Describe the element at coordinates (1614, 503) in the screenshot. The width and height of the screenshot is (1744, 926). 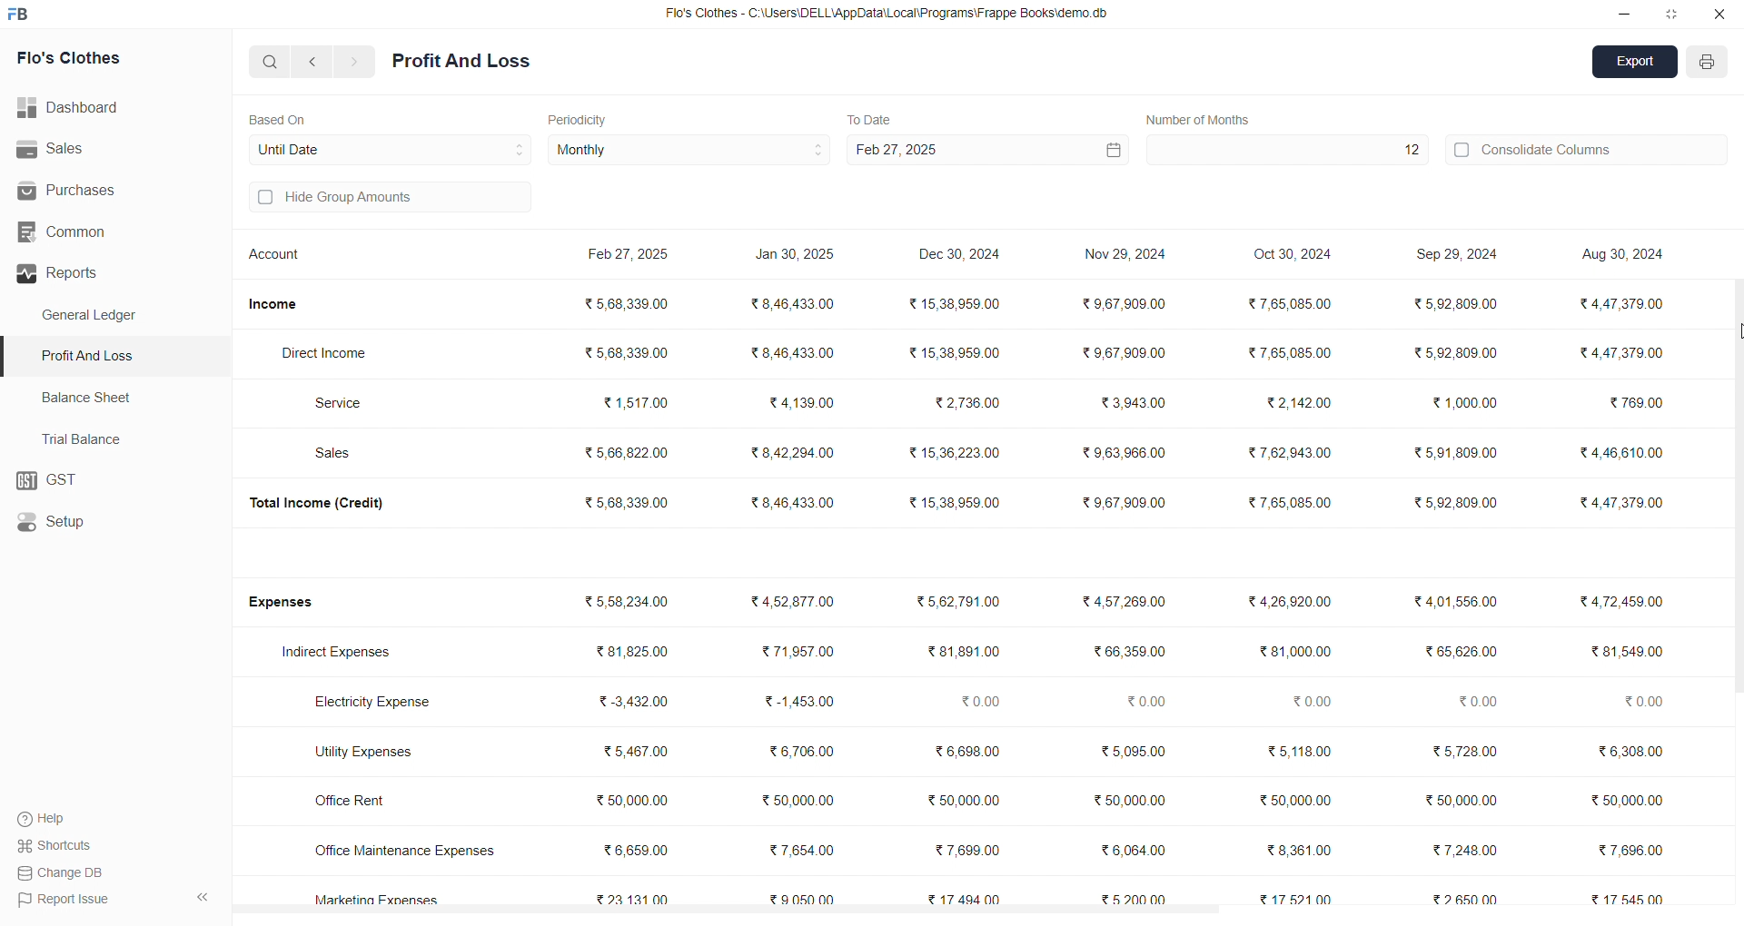
I see `34,47,379.00` at that location.